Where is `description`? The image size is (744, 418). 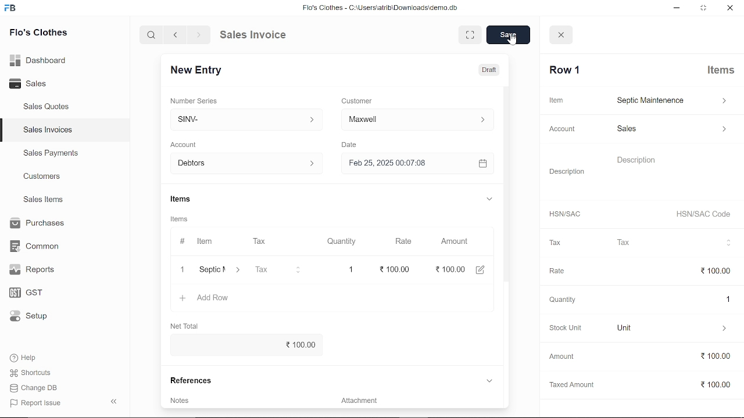
description is located at coordinates (673, 172).